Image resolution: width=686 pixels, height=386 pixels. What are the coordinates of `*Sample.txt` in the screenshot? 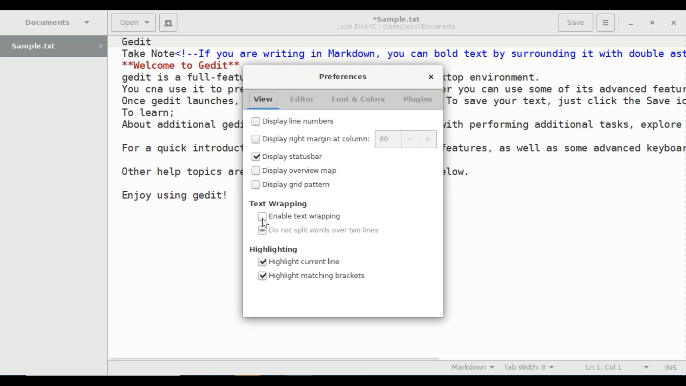 It's located at (396, 18).